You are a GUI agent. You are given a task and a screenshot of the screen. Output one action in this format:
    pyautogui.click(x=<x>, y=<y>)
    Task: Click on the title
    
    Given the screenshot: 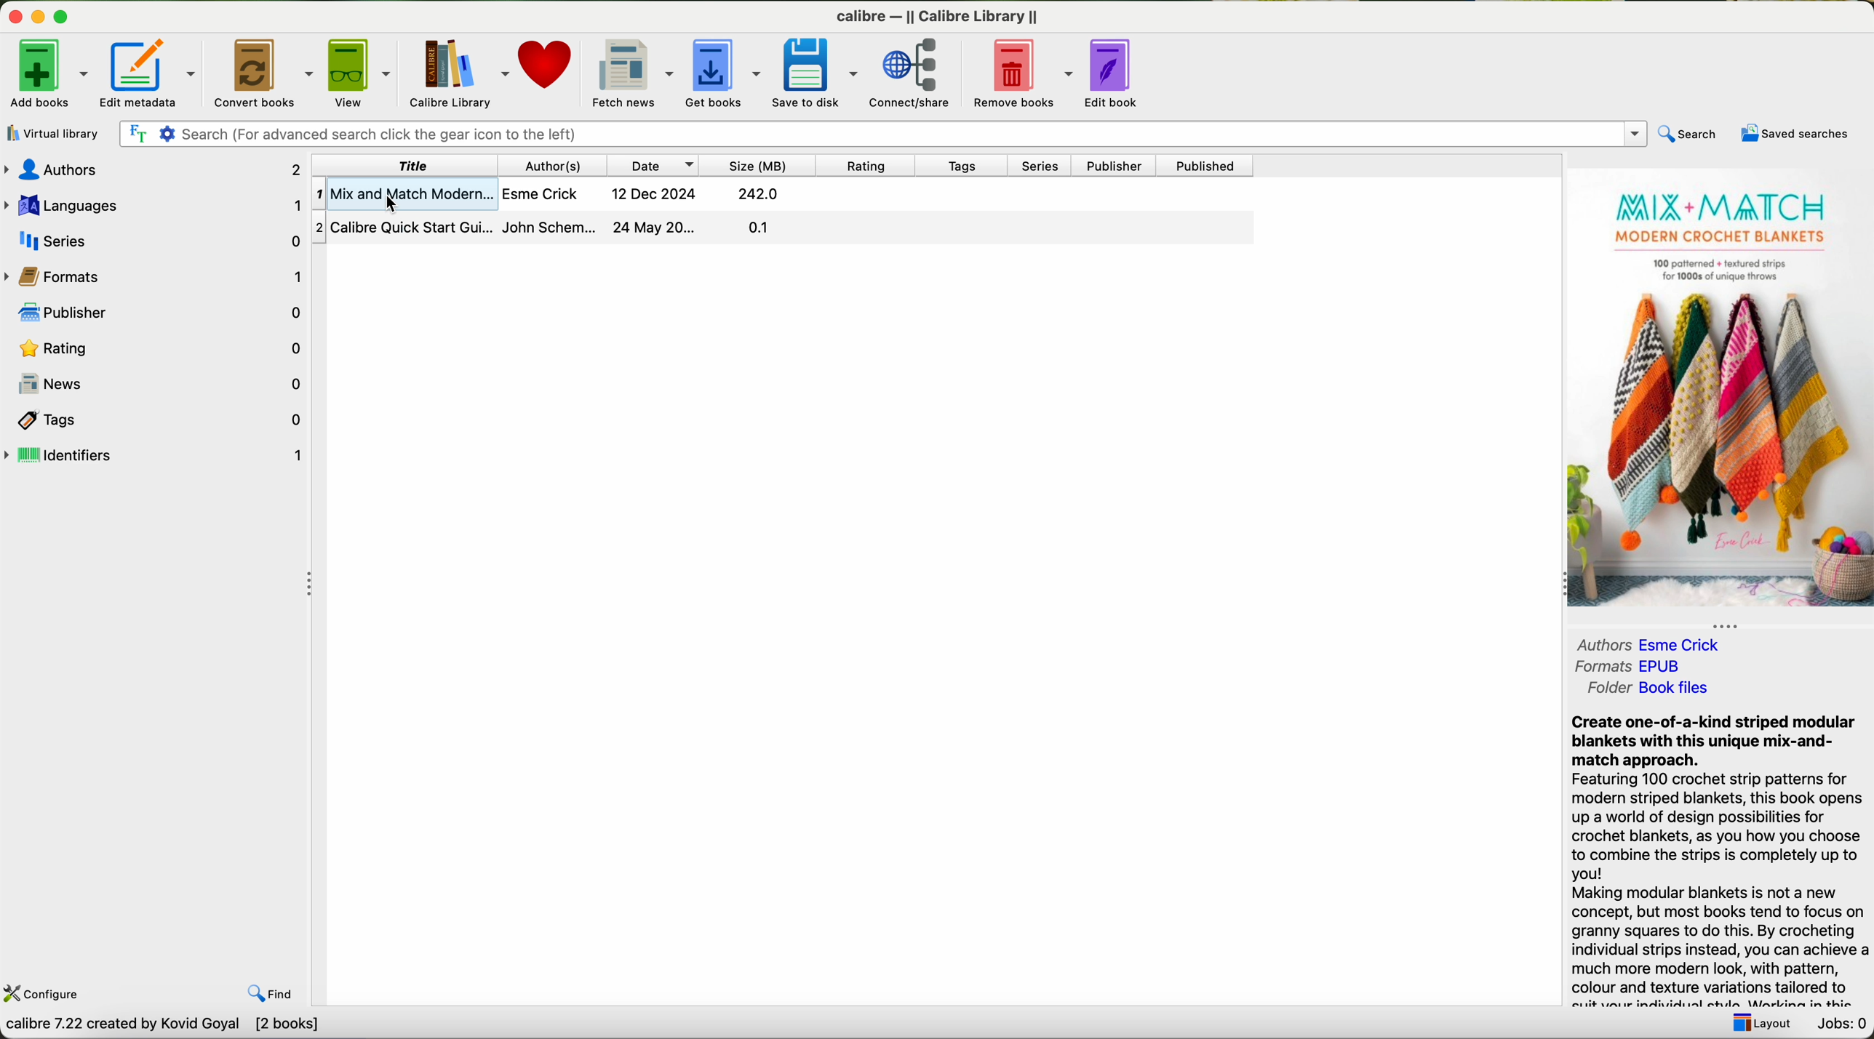 What is the action you would take?
    pyautogui.click(x=407, y=165)
    